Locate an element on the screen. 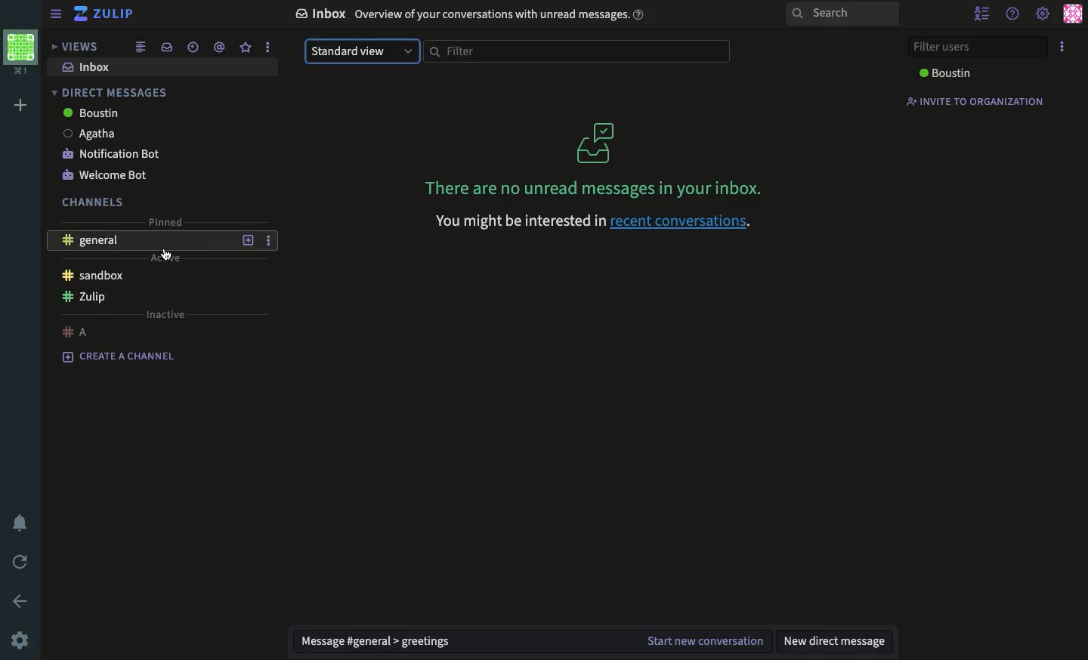 The width and height of the screenshot is (1088, 660). direct message is located at coordinates (113, 93).